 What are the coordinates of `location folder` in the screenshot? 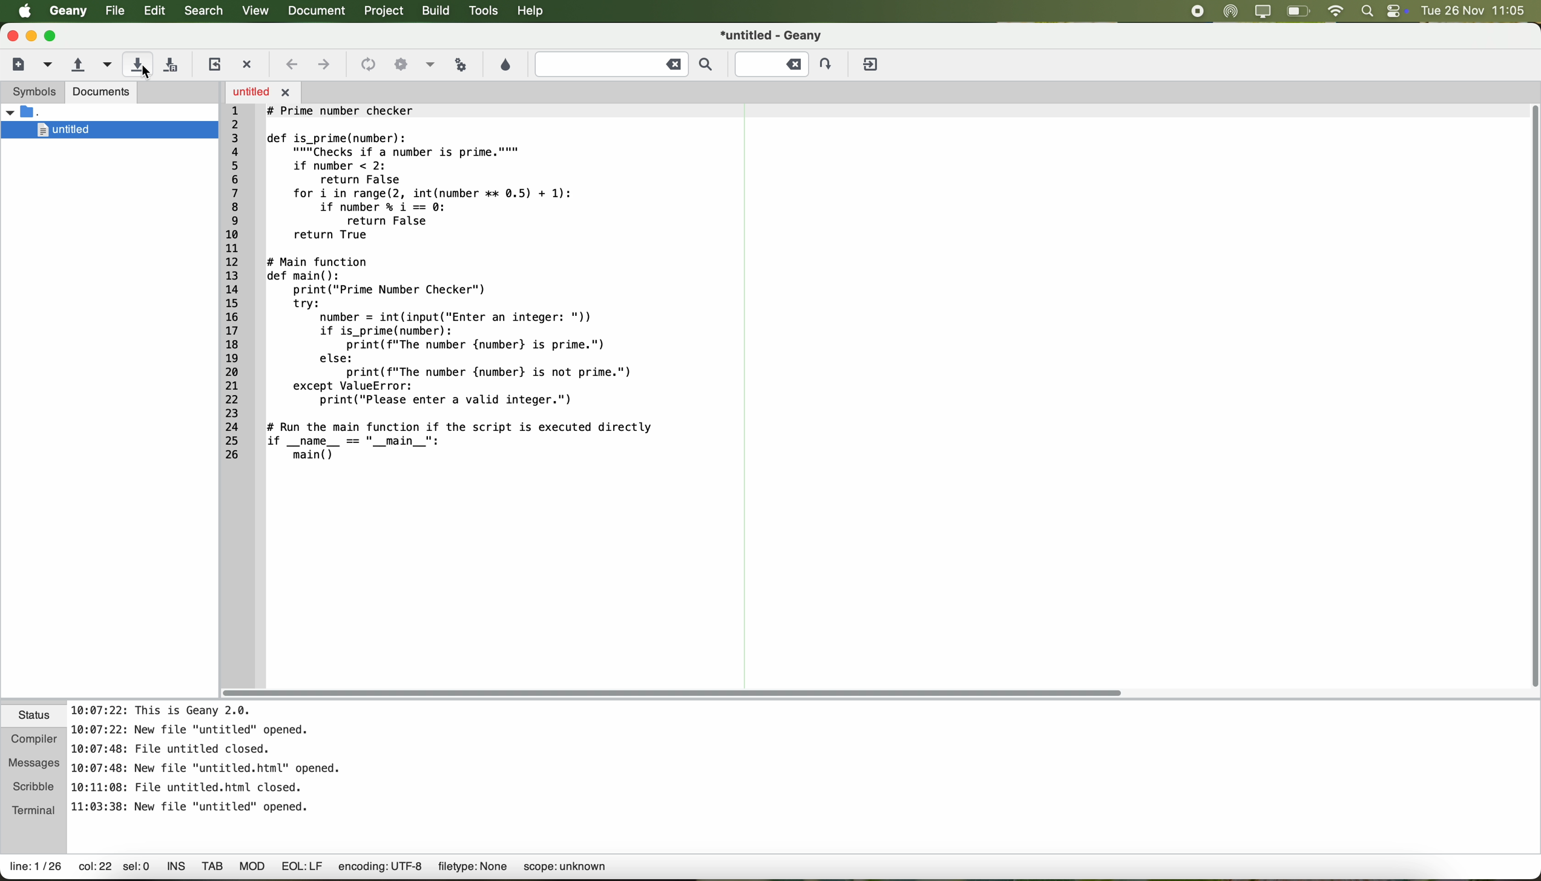 It's located at (29, 112).